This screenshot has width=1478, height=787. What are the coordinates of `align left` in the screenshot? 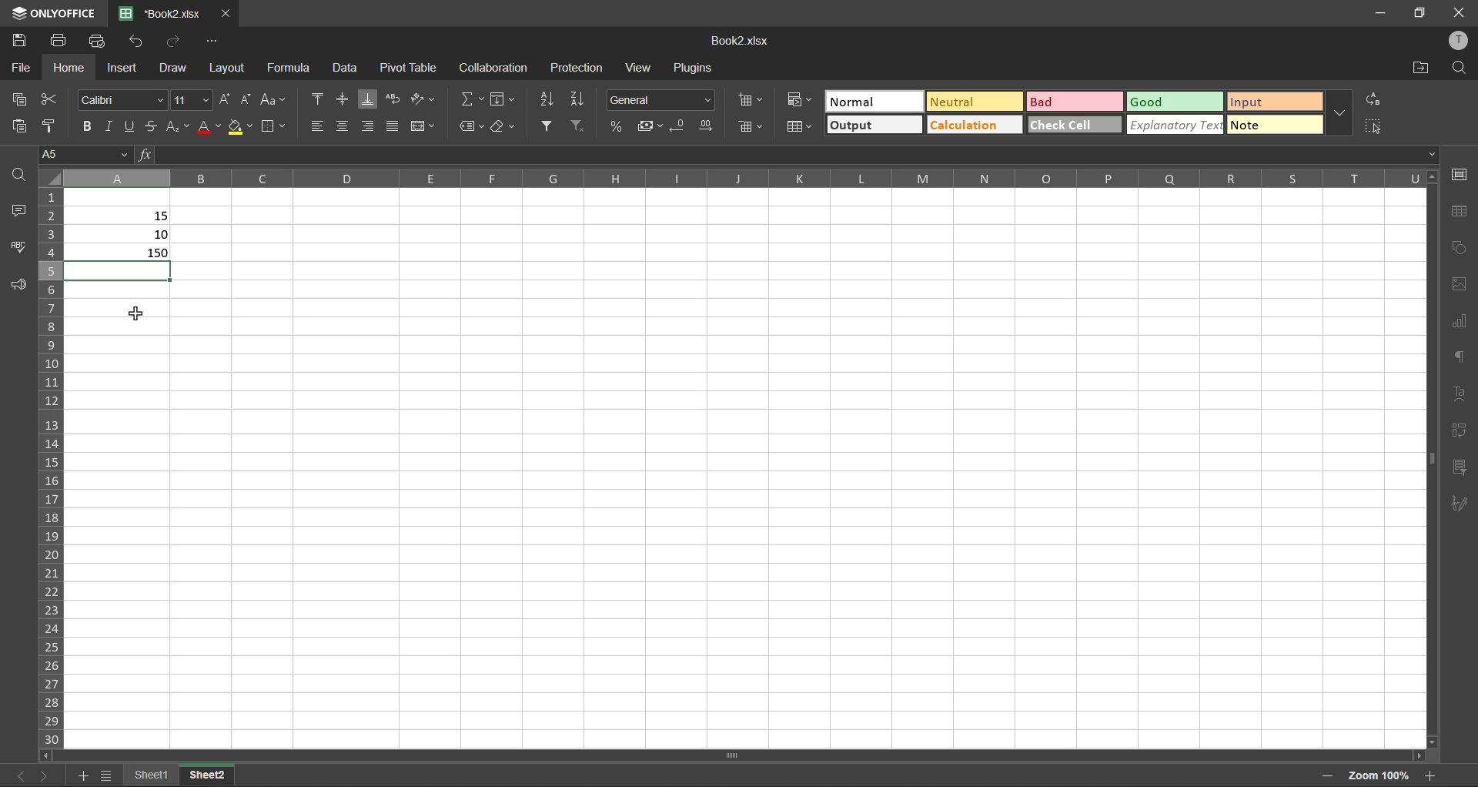 It's located at (321, 126).